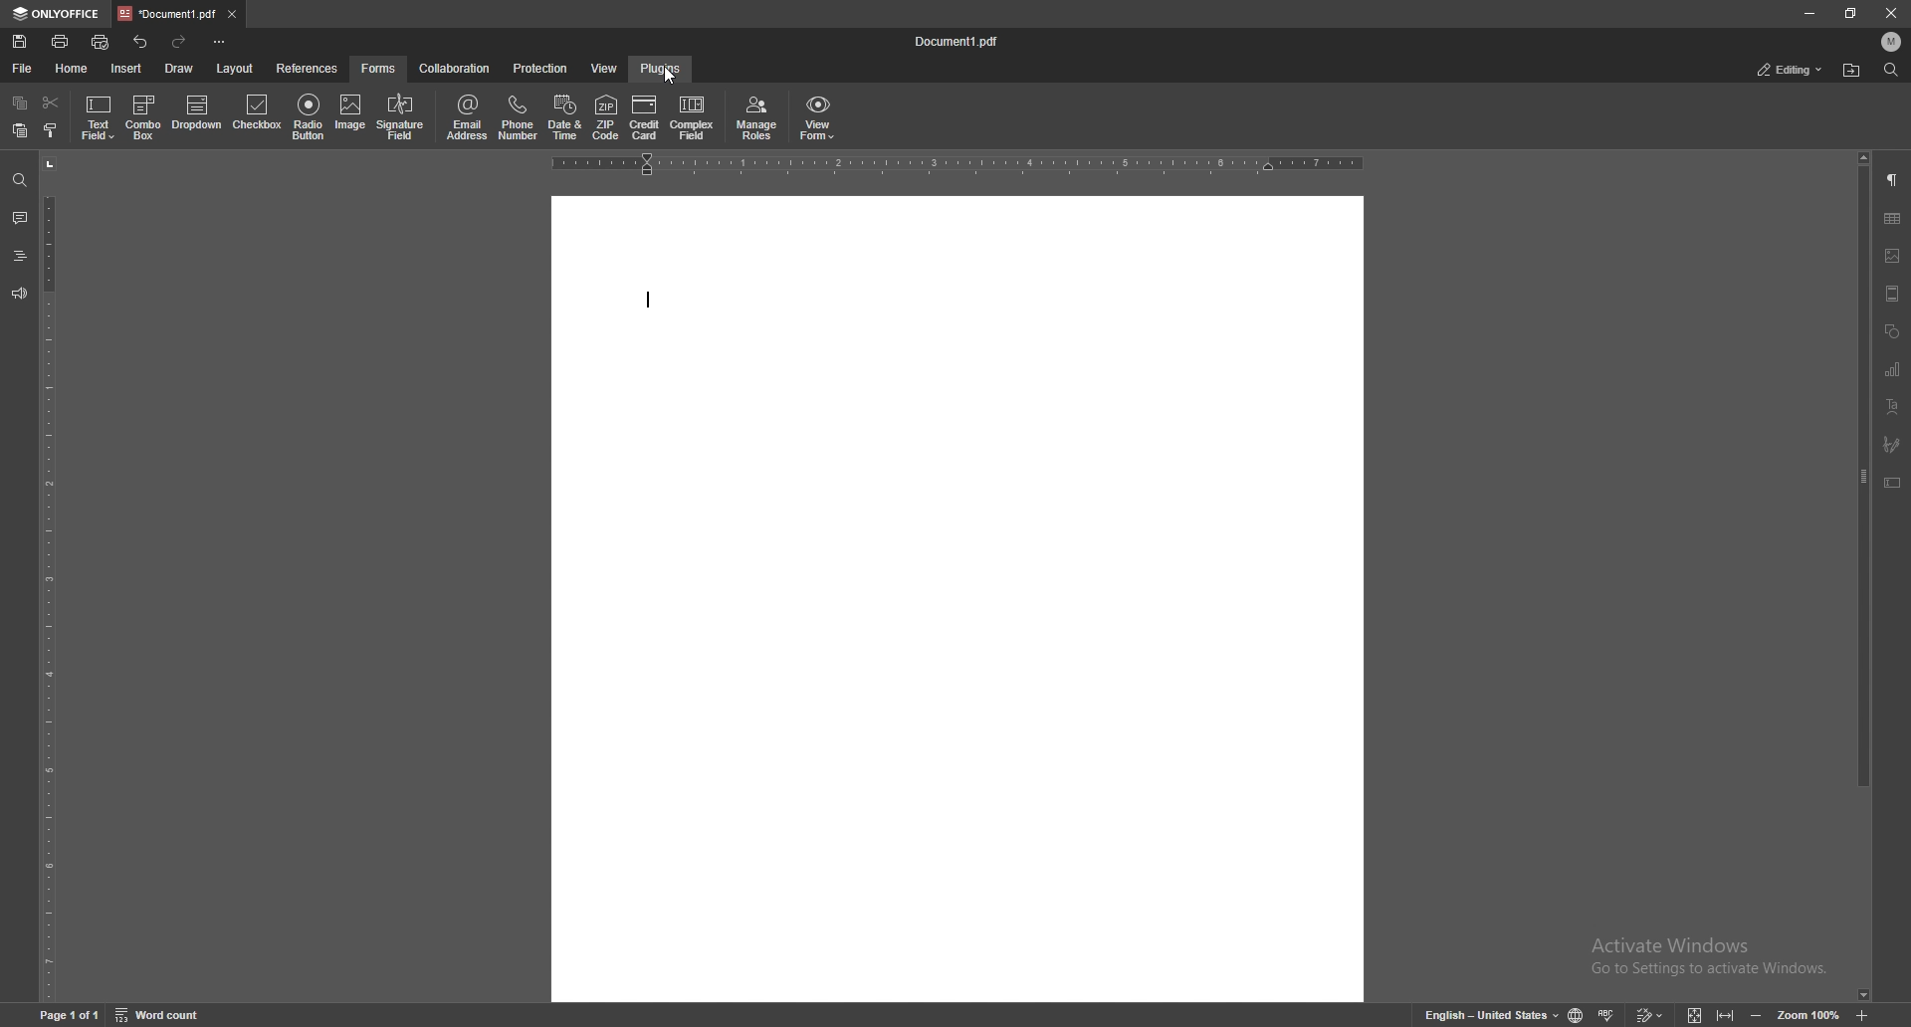 Image resolution: width=1911 pixels, height=1027 pixels. Describe the element at coordinates (20, 294) in the screenshot. I see `feedback` at that location.